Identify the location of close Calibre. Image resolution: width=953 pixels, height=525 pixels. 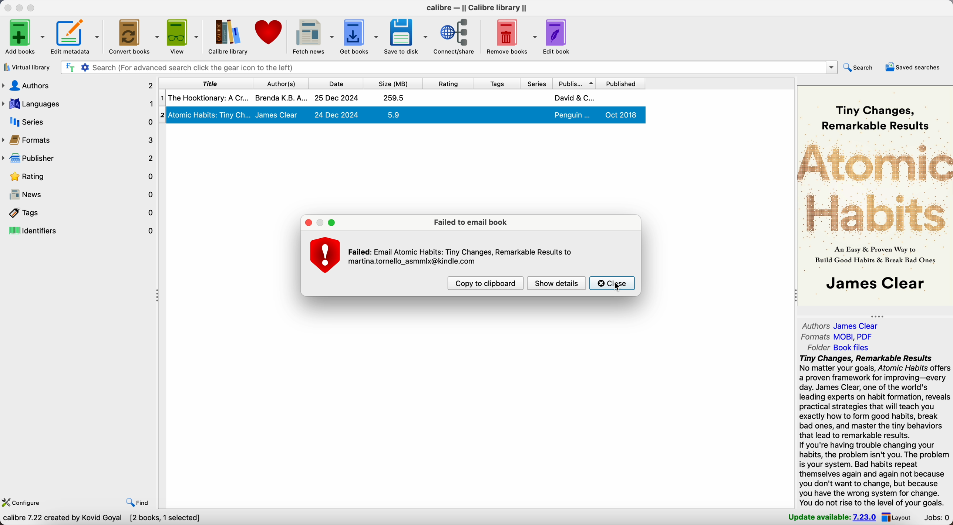
(7, 7).